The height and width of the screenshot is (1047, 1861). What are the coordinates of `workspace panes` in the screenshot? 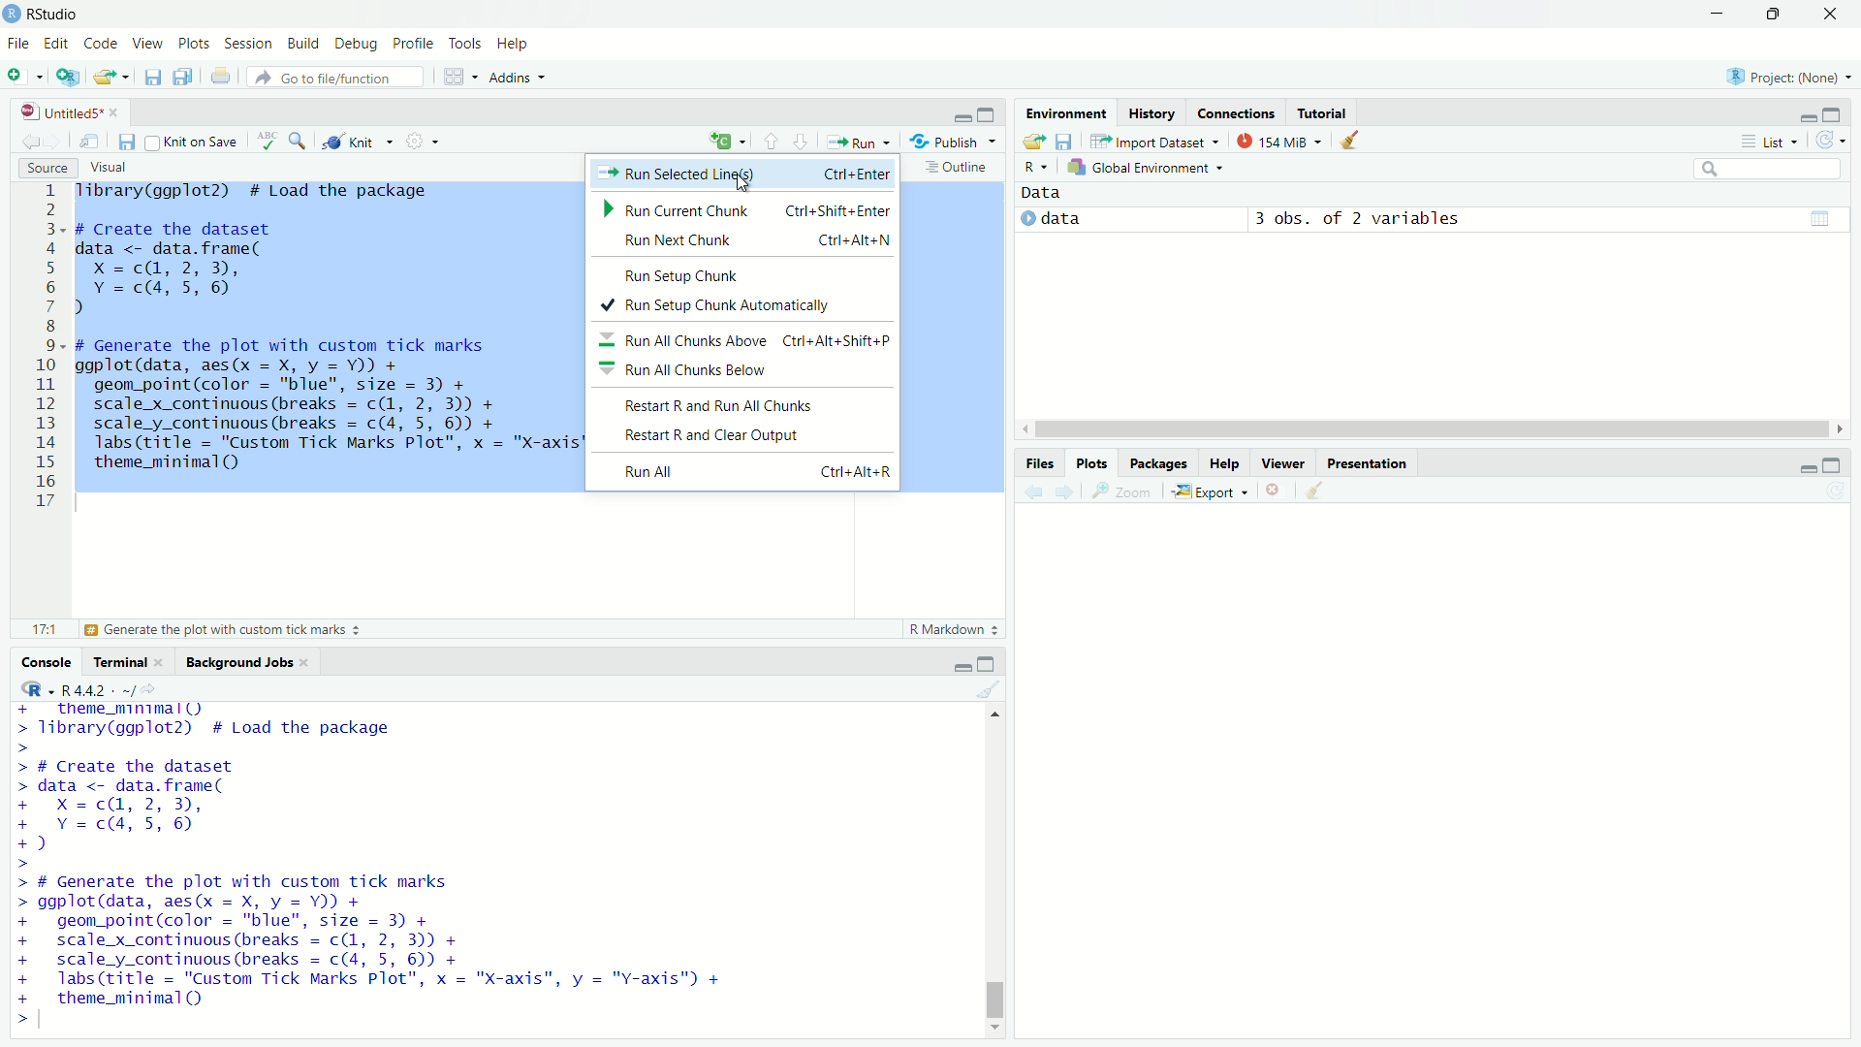 It's located at (459, 78).